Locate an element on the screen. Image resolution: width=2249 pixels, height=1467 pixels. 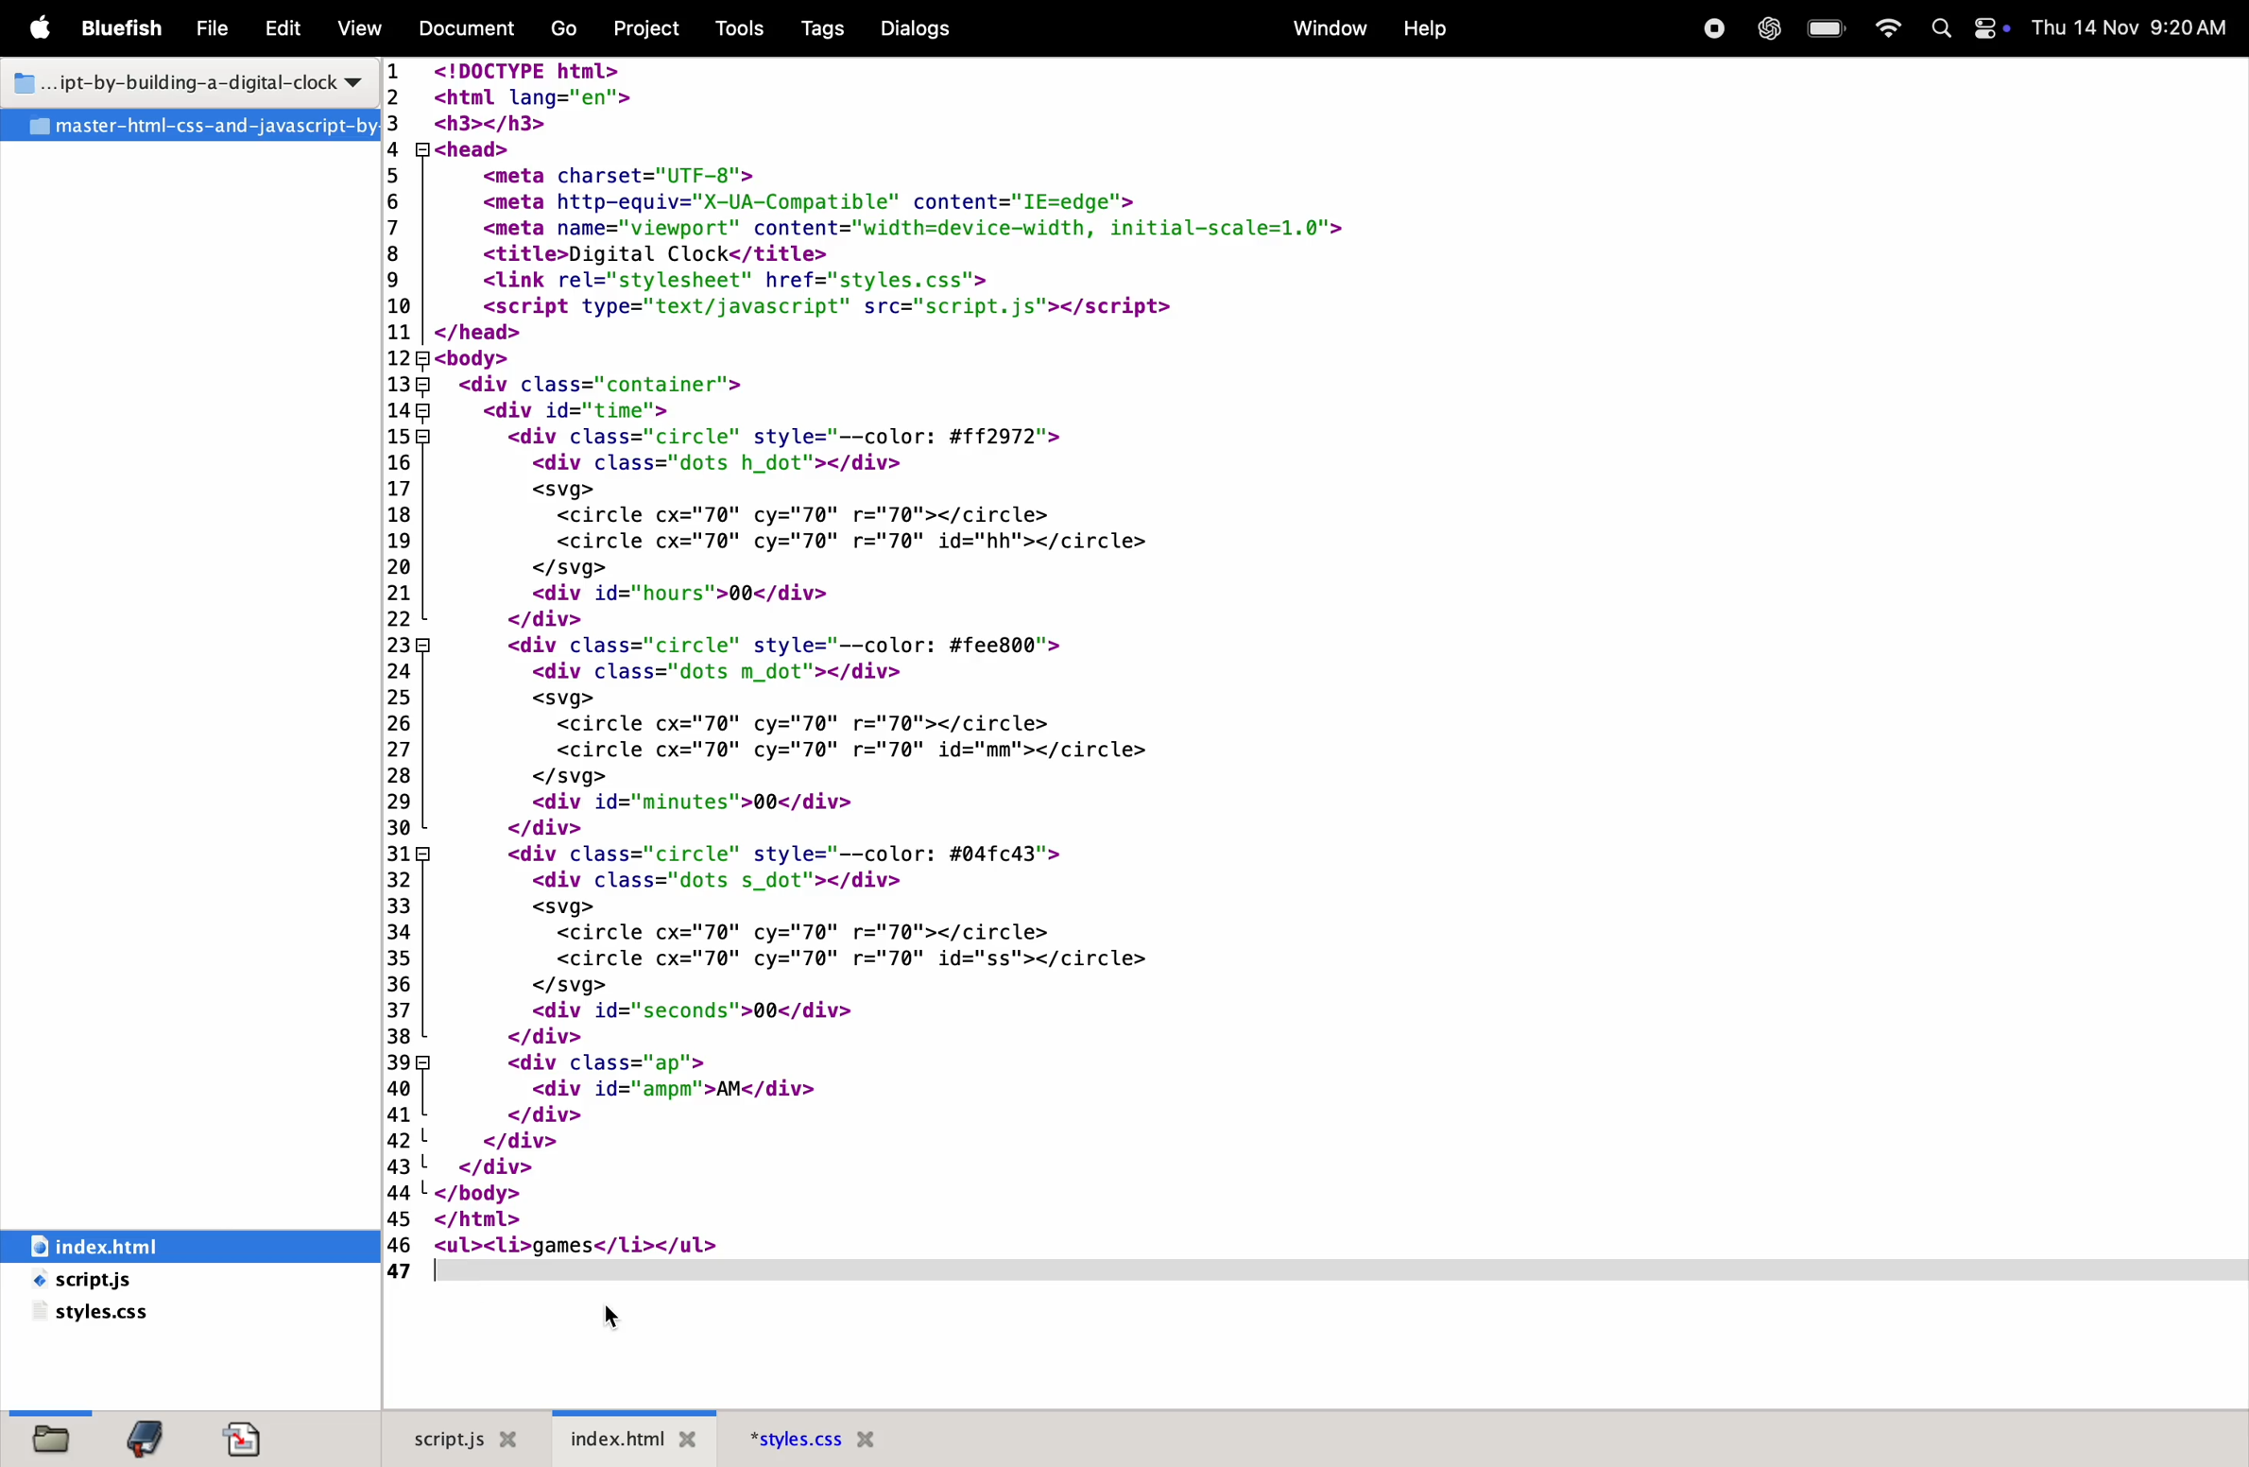
Documents is located at coordinates (470, 29).